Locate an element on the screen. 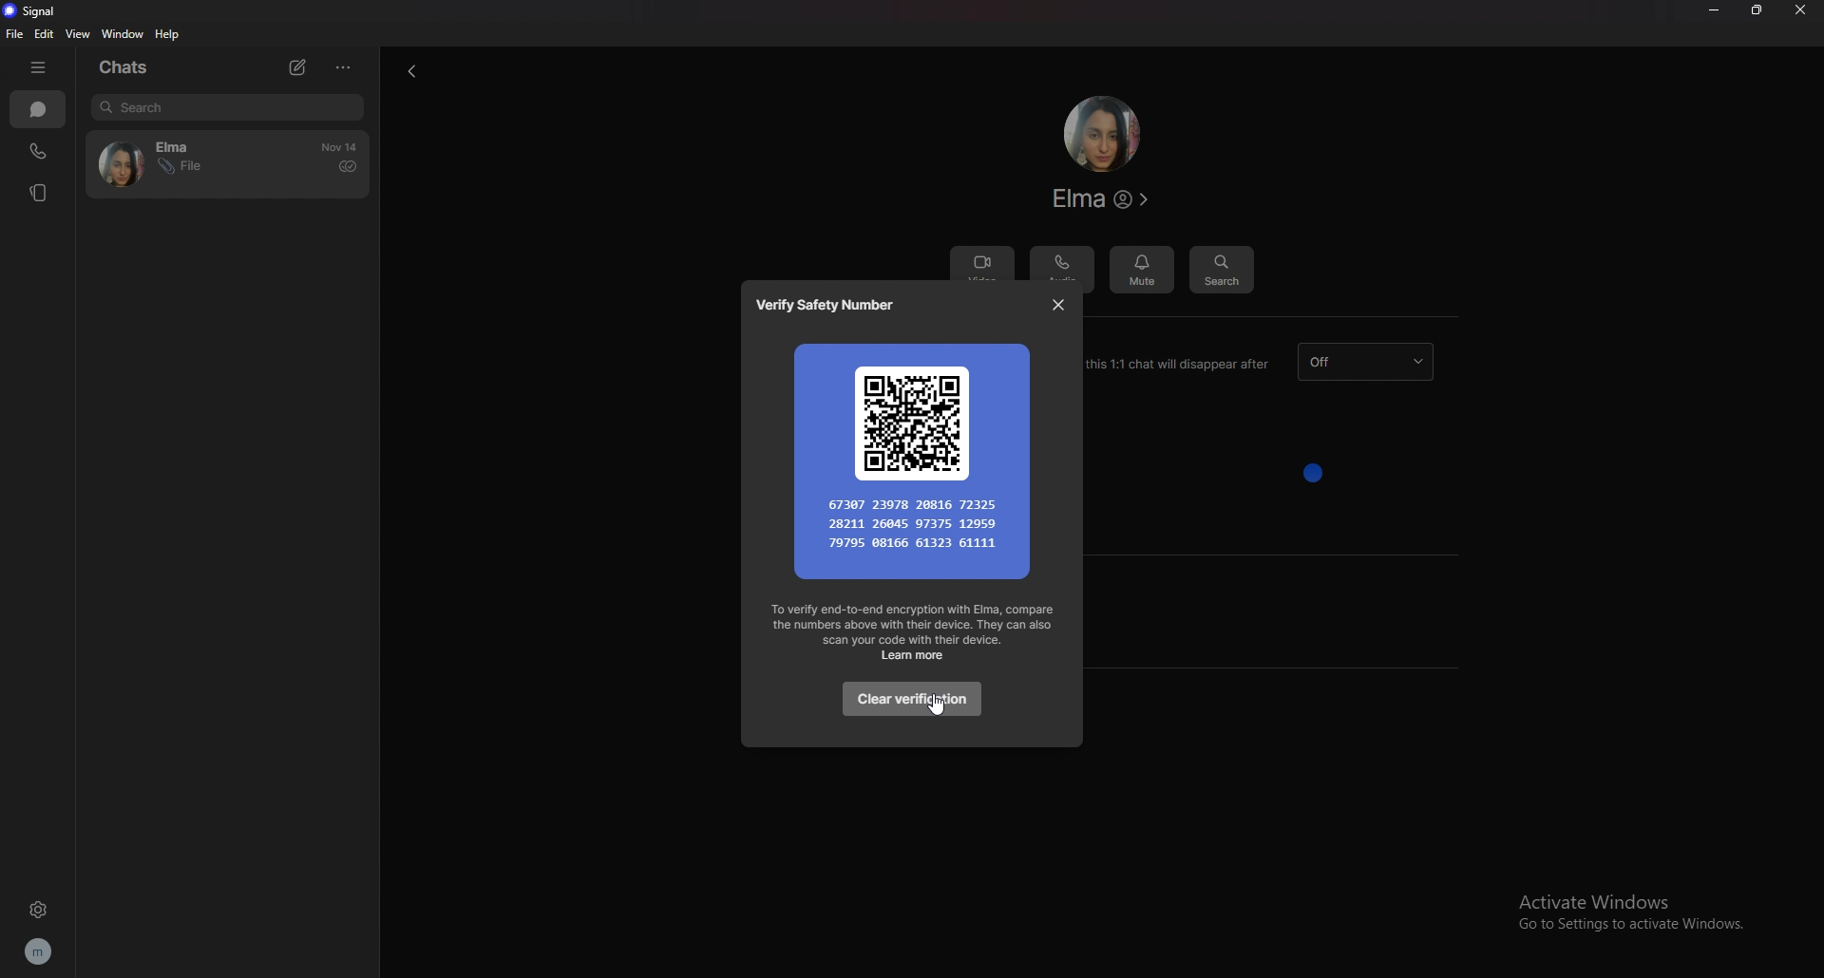  clear verification is located at coordinates (909, 700).